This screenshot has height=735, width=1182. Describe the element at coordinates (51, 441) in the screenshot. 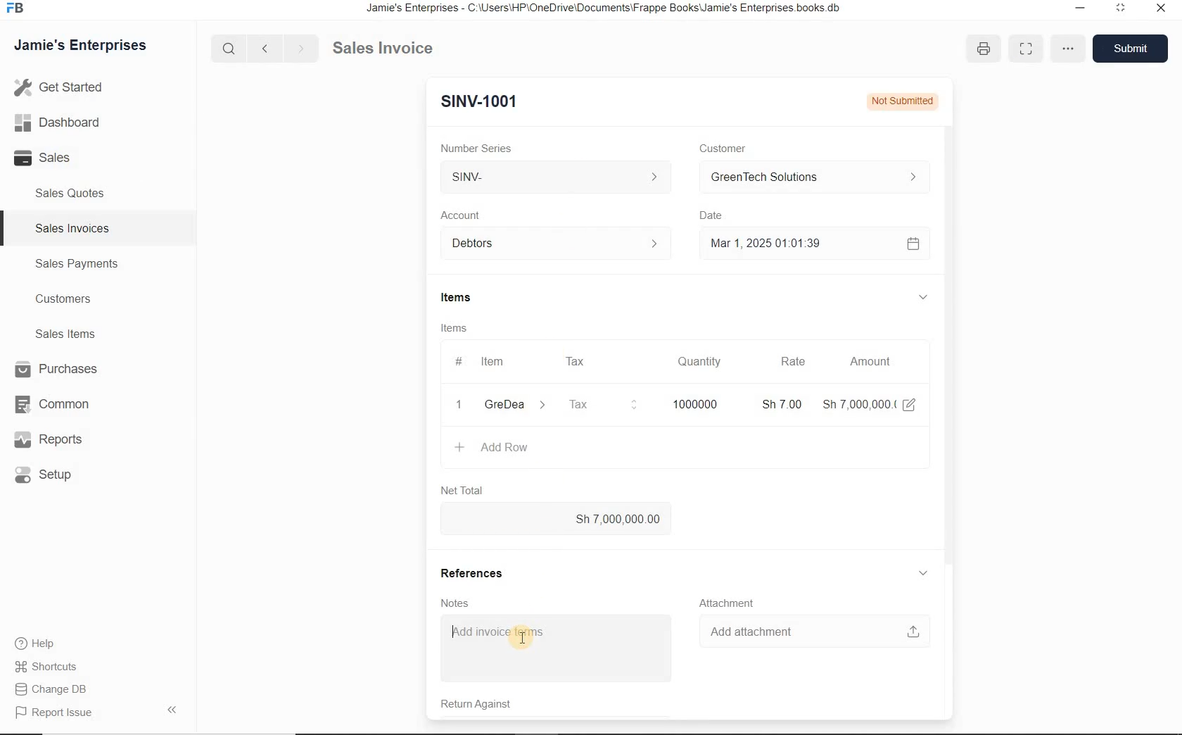

I see `, Reports` at that location.